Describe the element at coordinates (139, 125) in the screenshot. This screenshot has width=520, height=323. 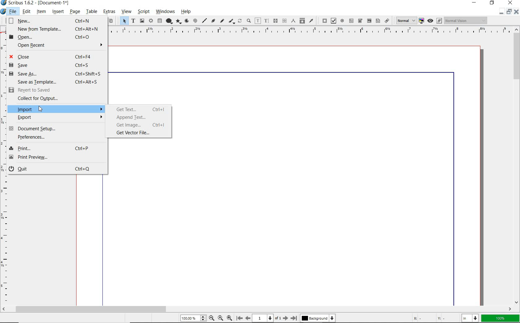
I see `get image...` at that location.